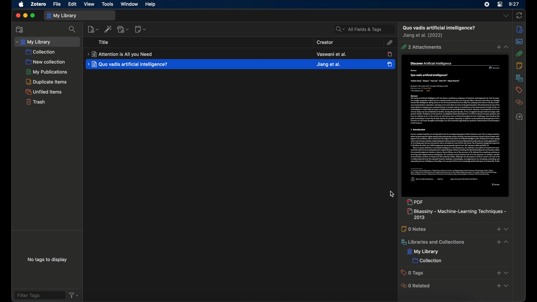  I want to click on located, so click(519, 117).